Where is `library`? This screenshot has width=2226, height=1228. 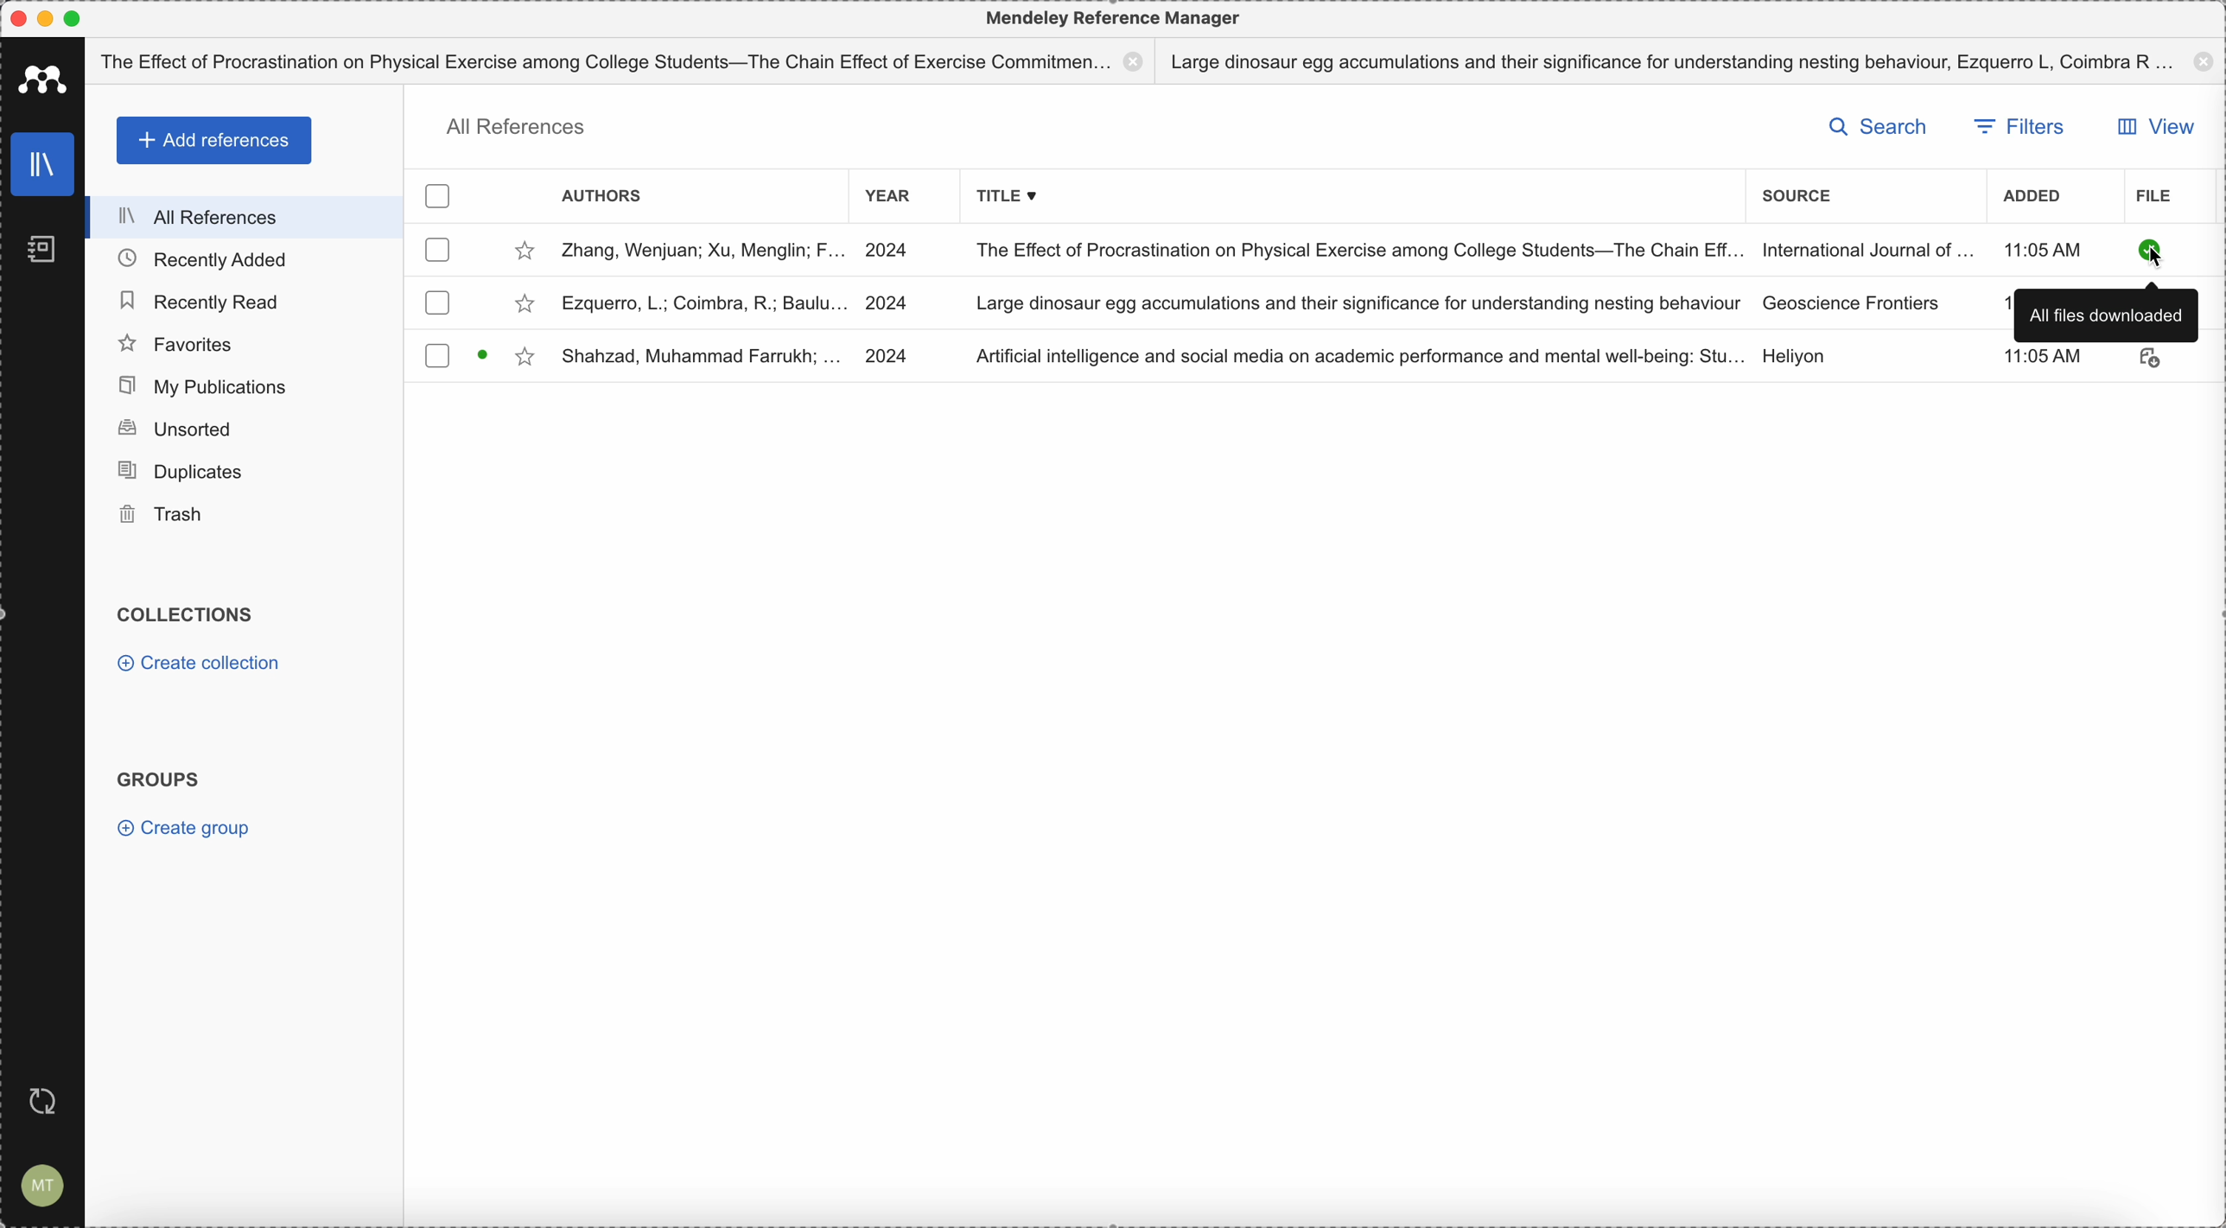
library is located at coordinates (46, 166).